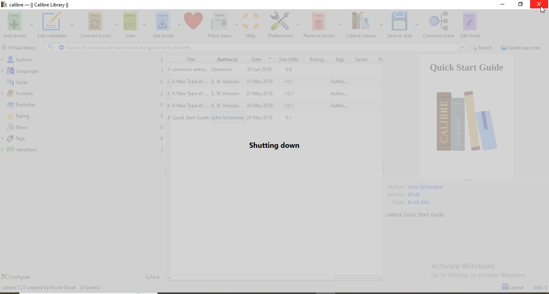  Describe the element at coordinates (416, 187) in the screenshot. I see `Authors: John Schember` at that location.